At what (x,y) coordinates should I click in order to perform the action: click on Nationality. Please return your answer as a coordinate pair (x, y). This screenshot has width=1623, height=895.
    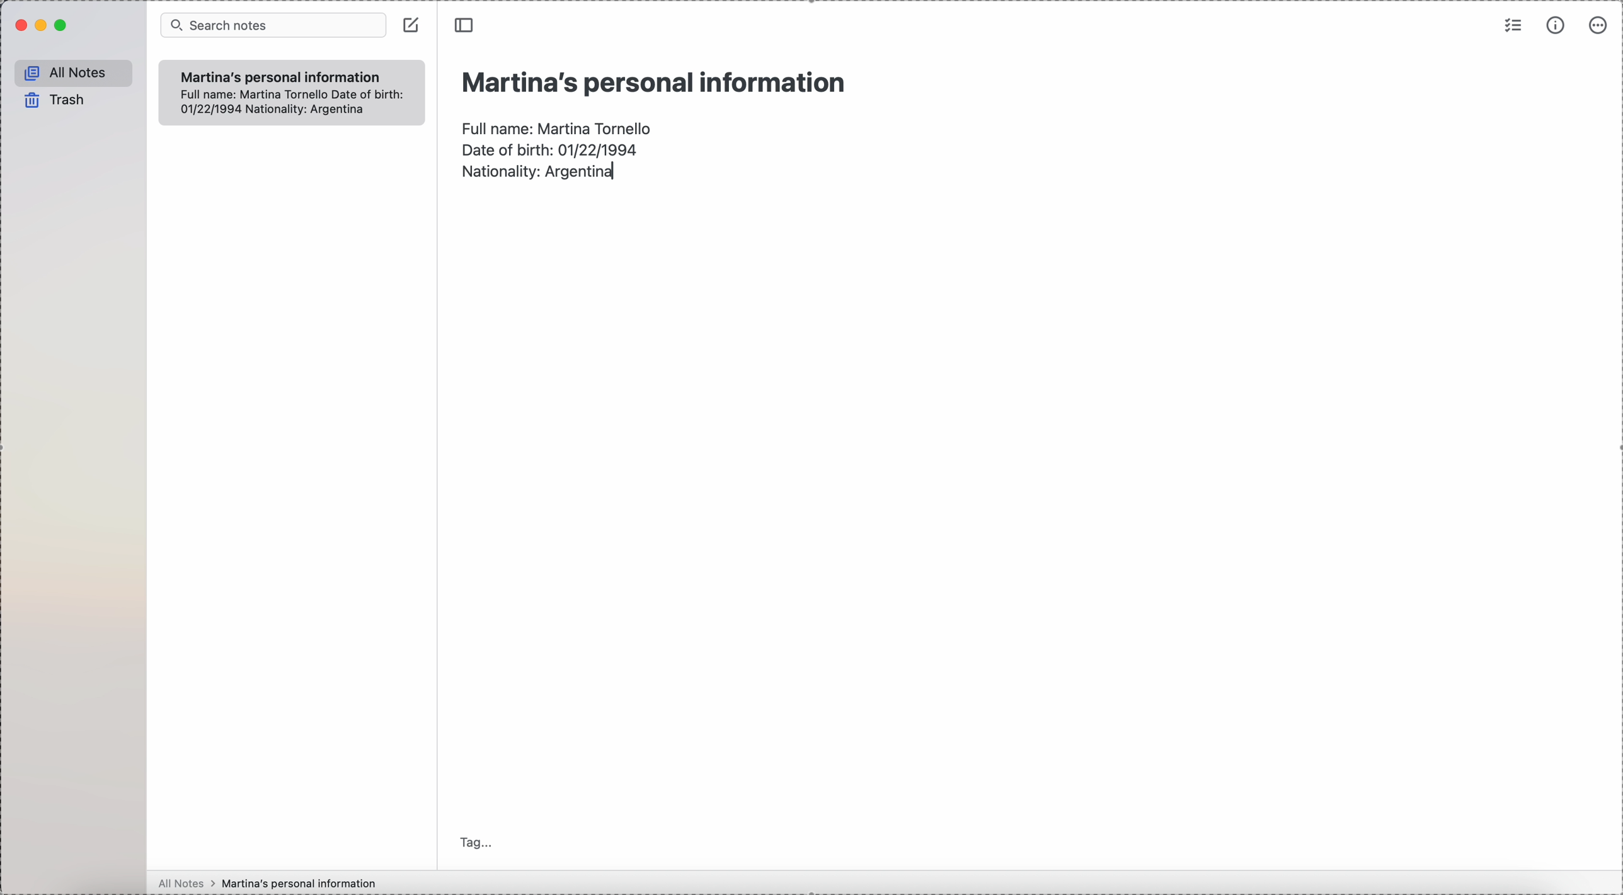
    Looking at the image, I should click on (541, 173).